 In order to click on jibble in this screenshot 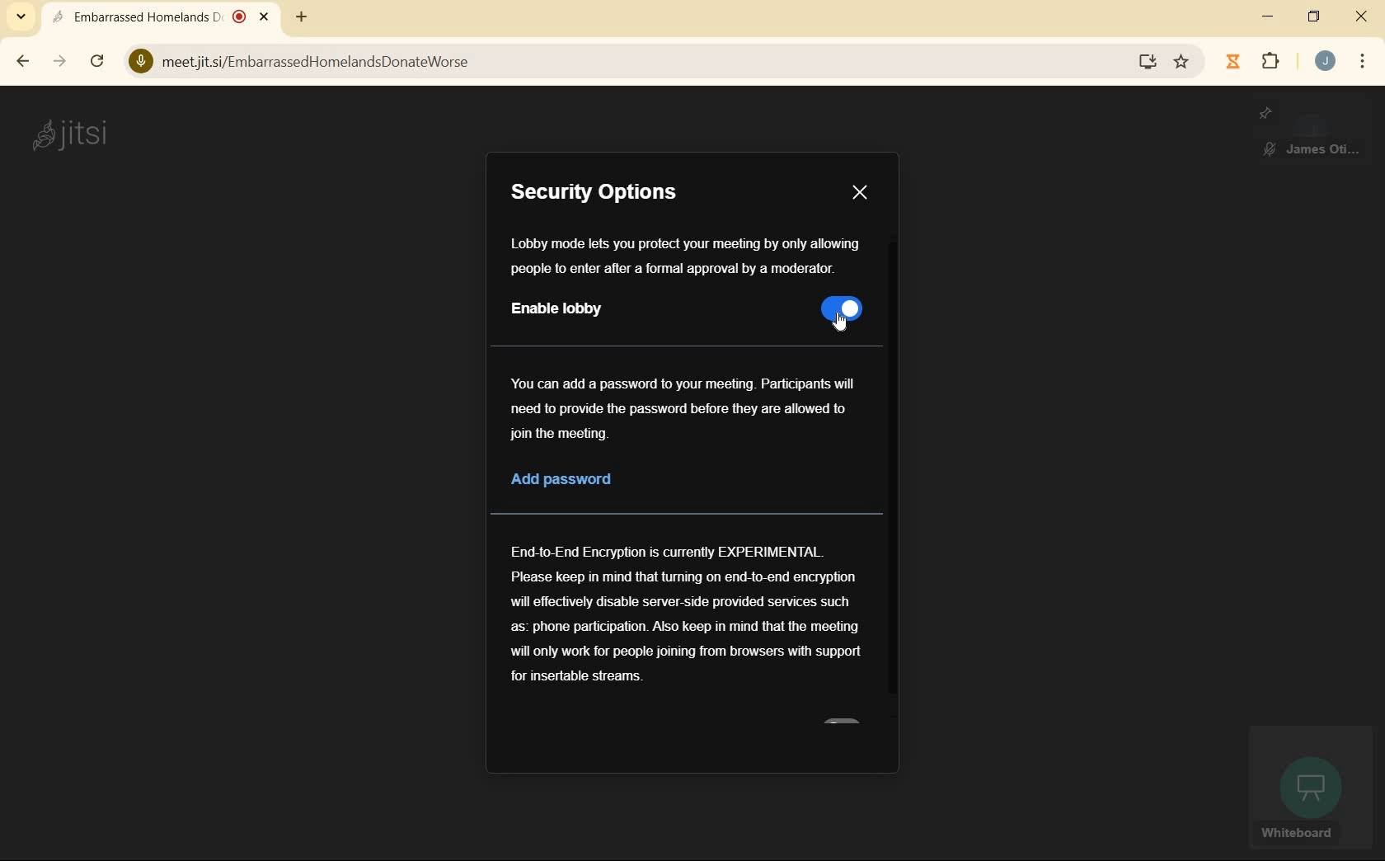, I will do `click(1237, 61)`.